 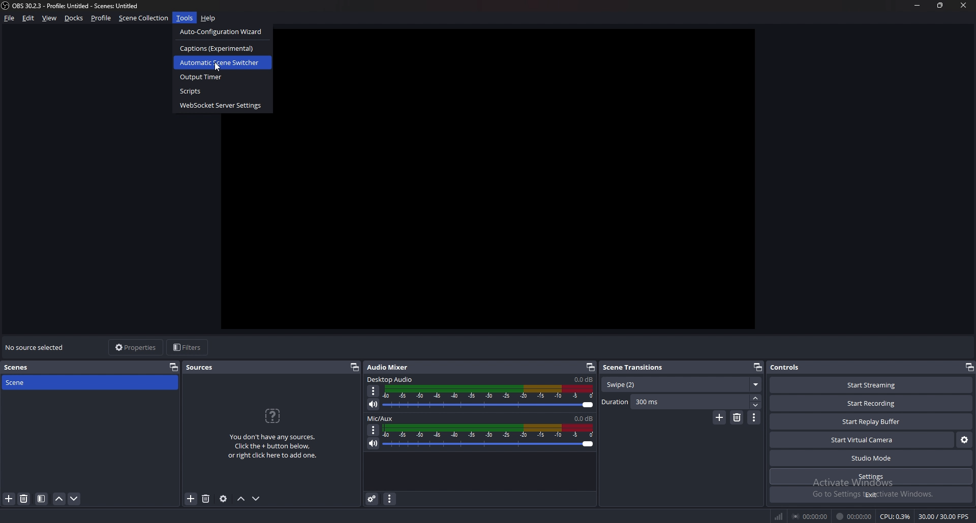 What do you see at coordinates (675, 402) in the screenshot?
I see `duration` at bounding box center [675, 402].